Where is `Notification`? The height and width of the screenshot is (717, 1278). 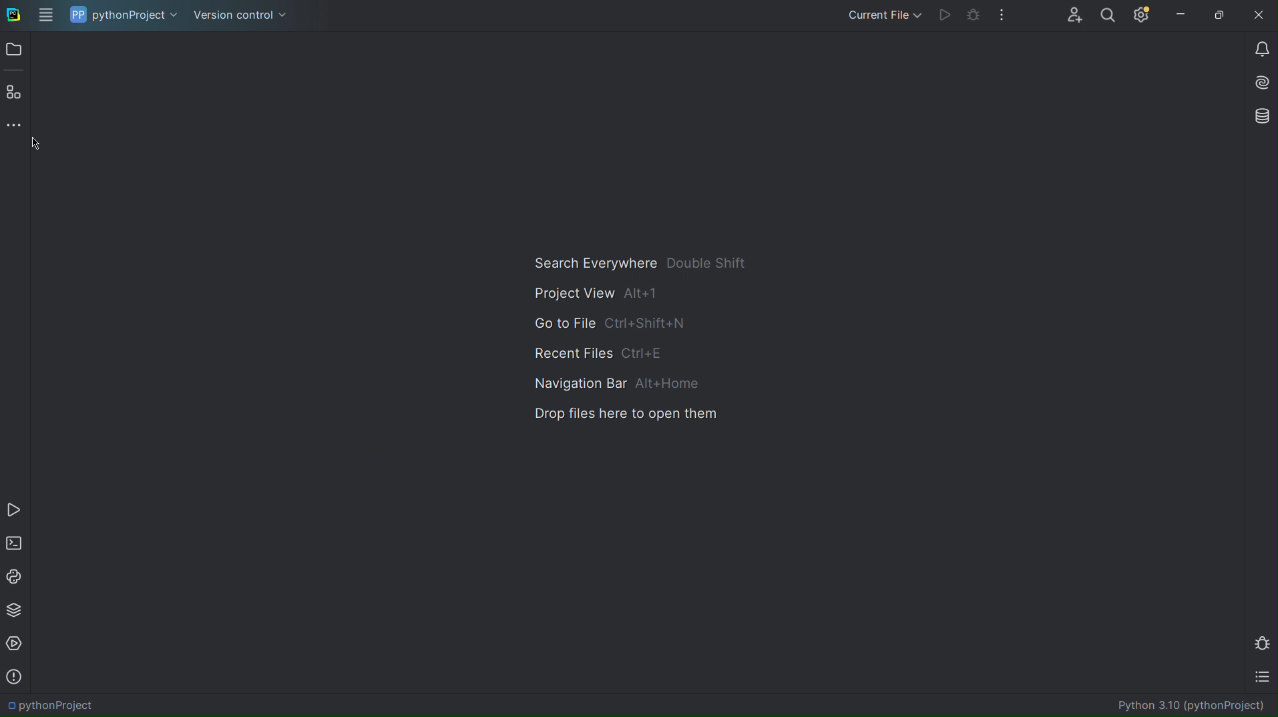 Notification is located at coordinates (1259, 49).